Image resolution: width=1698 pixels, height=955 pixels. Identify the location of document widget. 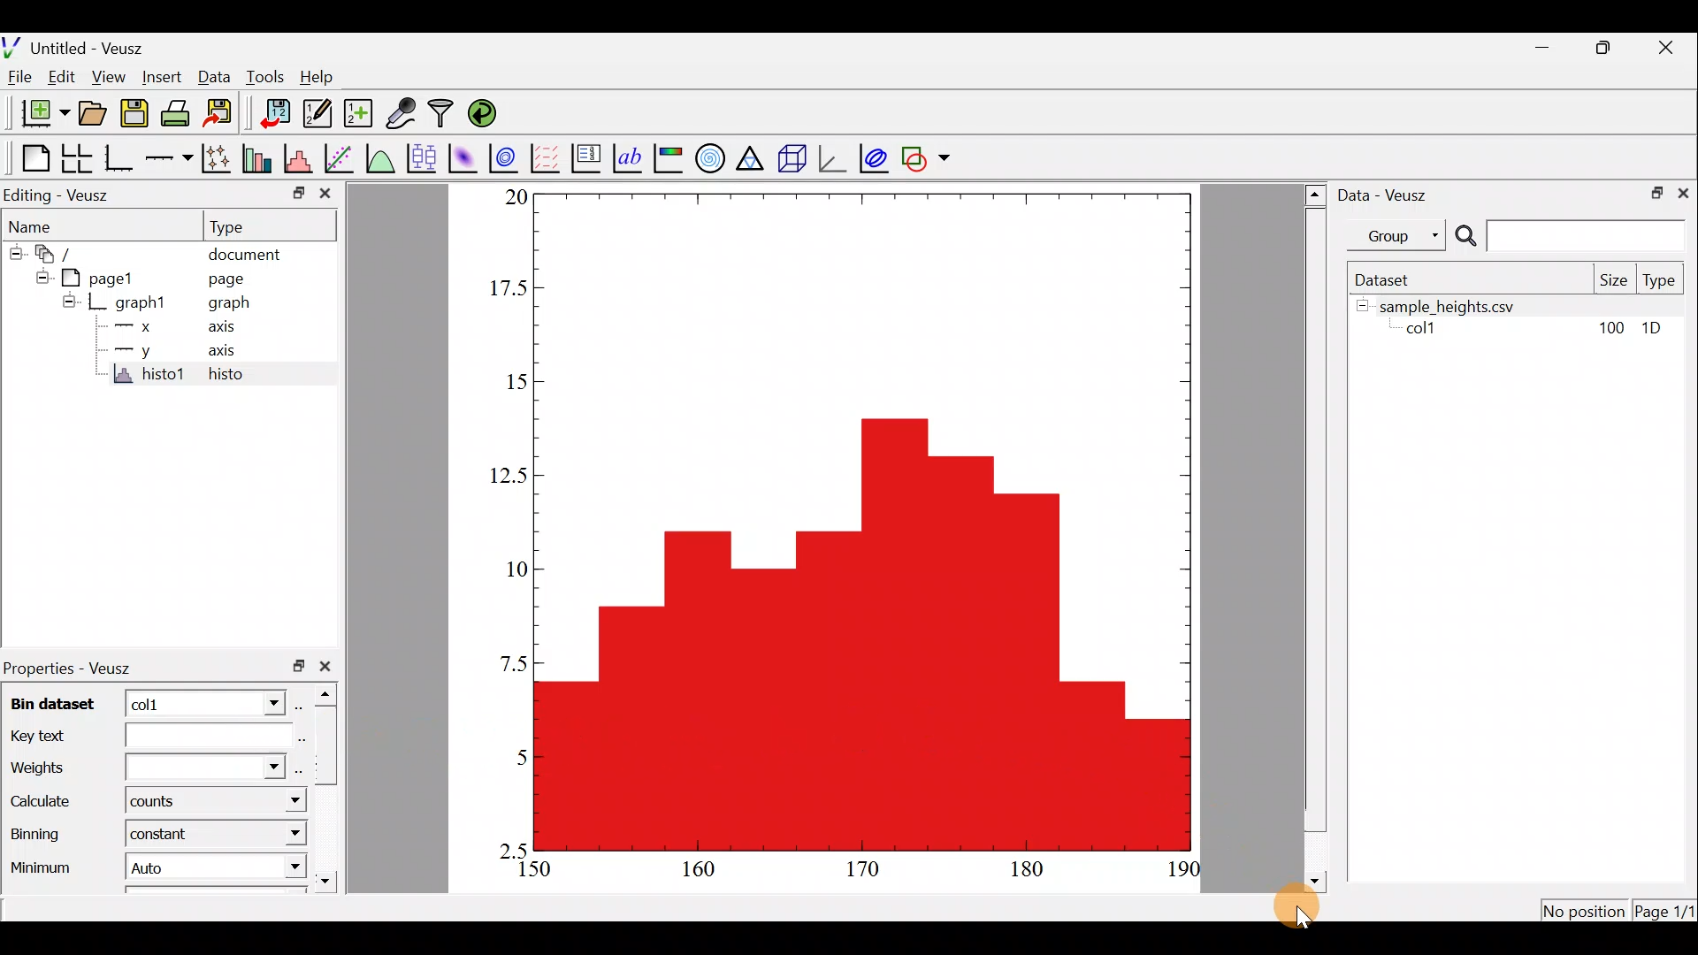
(57, 256).